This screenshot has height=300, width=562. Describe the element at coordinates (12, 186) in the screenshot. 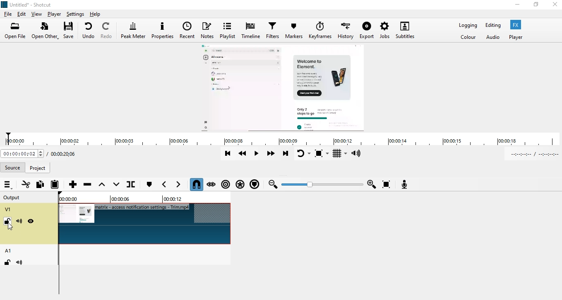

I see `` at that location.